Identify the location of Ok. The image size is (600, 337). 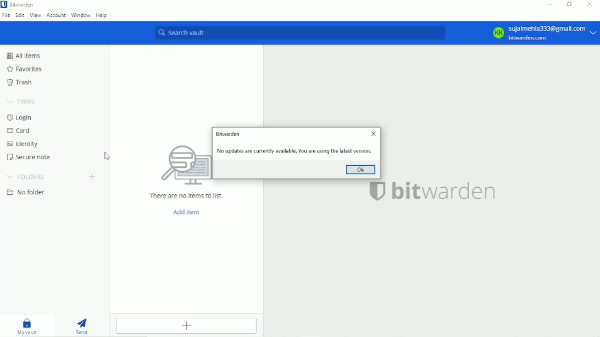
(363, 170).